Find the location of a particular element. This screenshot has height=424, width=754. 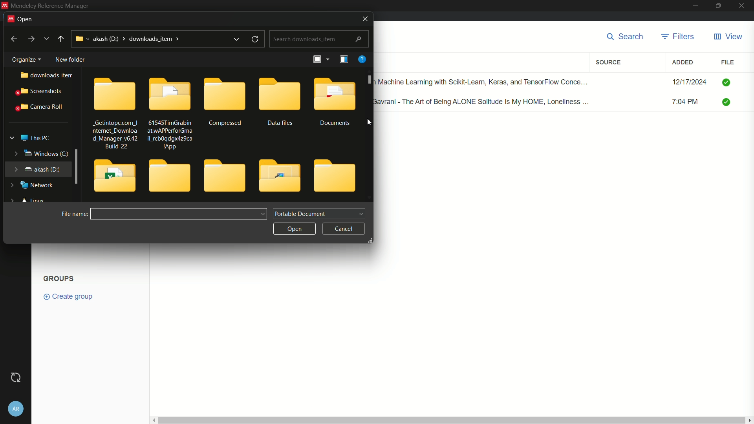

back to is located at coordinates (11, 38).